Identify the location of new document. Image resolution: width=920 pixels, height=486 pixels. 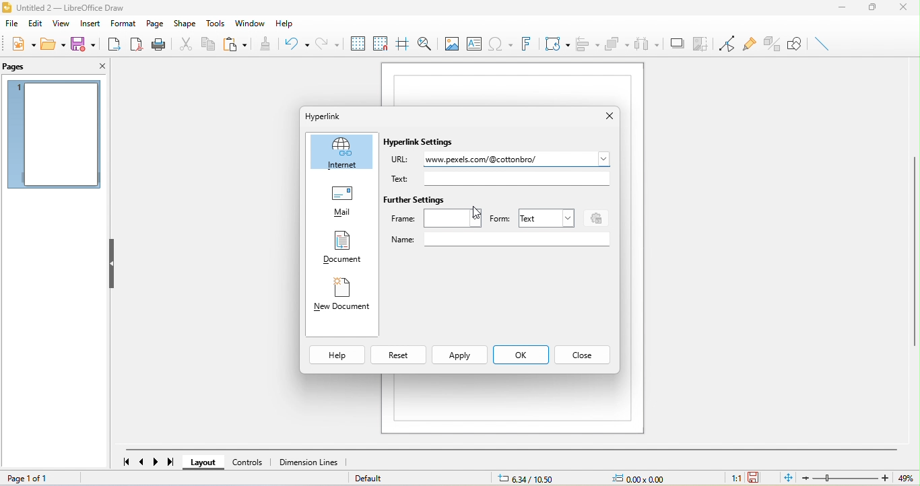
(342, 296).